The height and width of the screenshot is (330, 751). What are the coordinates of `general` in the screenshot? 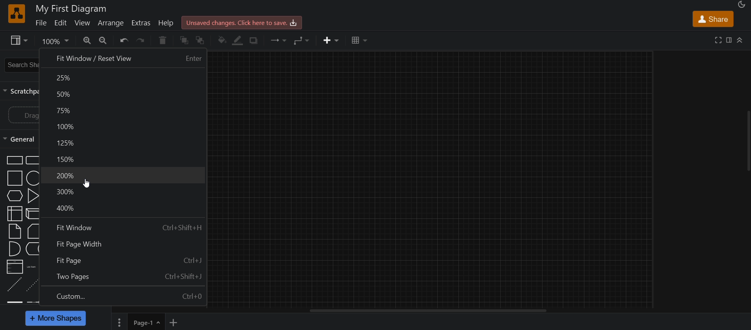 It's located at (18, 140).